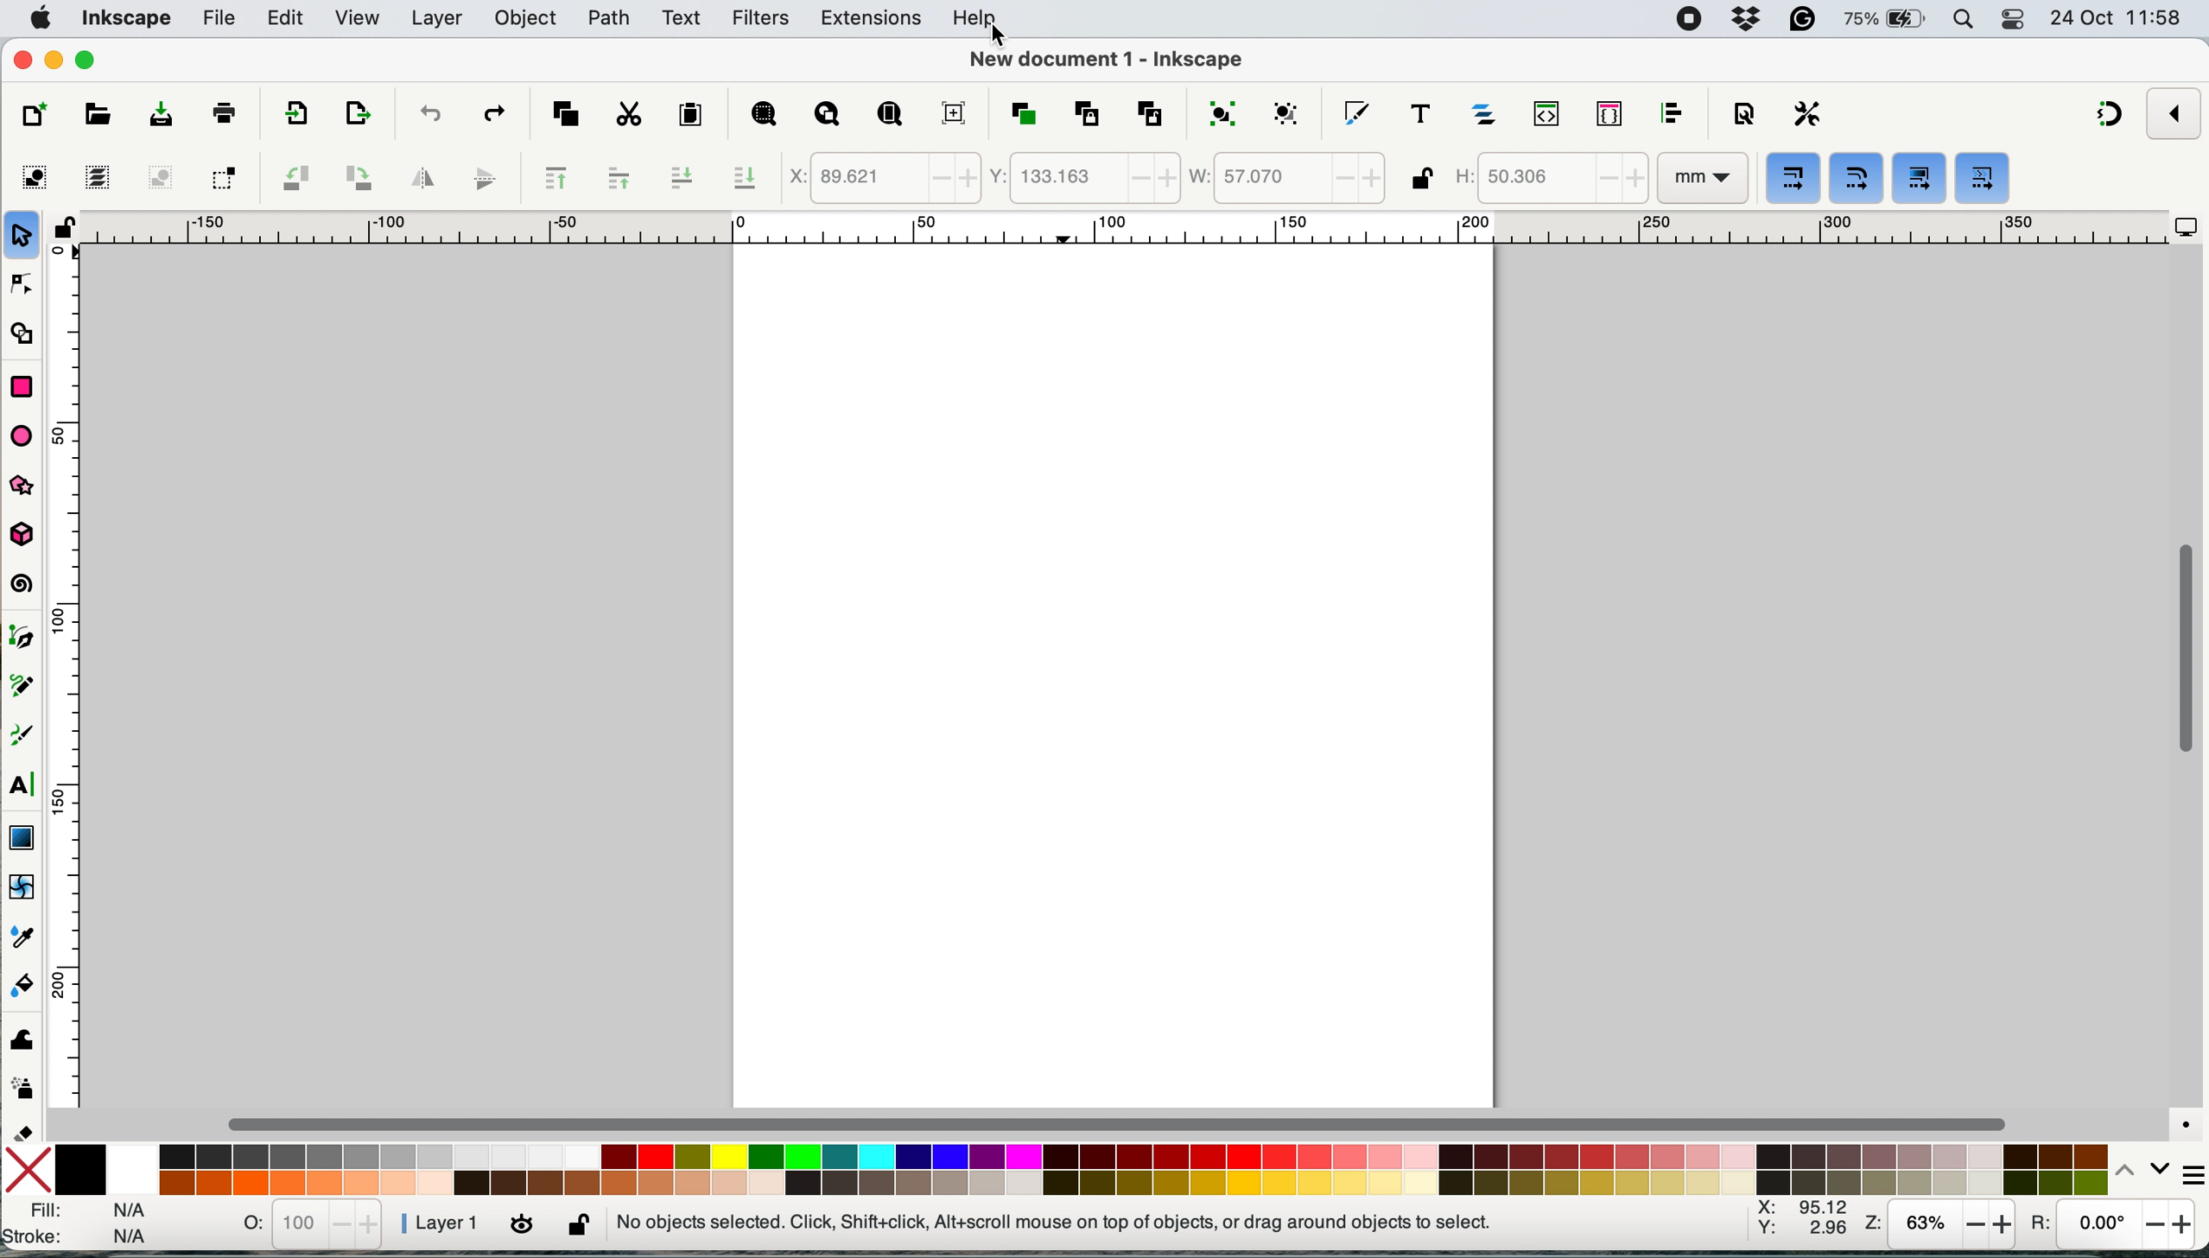  What do you see at coordinates (25, 434) in the screenshot?
I see `ellipse arc tool` at bounding box center [25, 434].